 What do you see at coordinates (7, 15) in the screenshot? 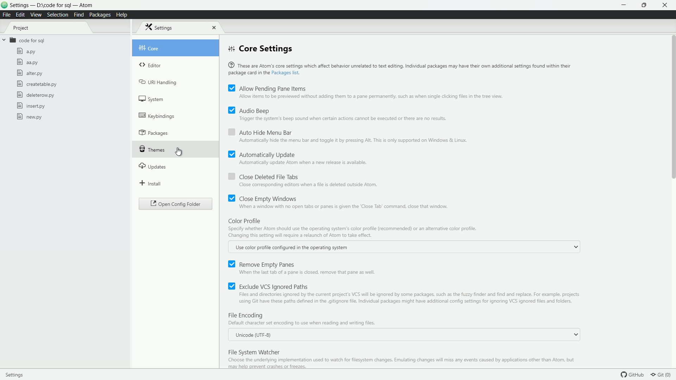
I see `file menu` at bounding box center [7, 15].